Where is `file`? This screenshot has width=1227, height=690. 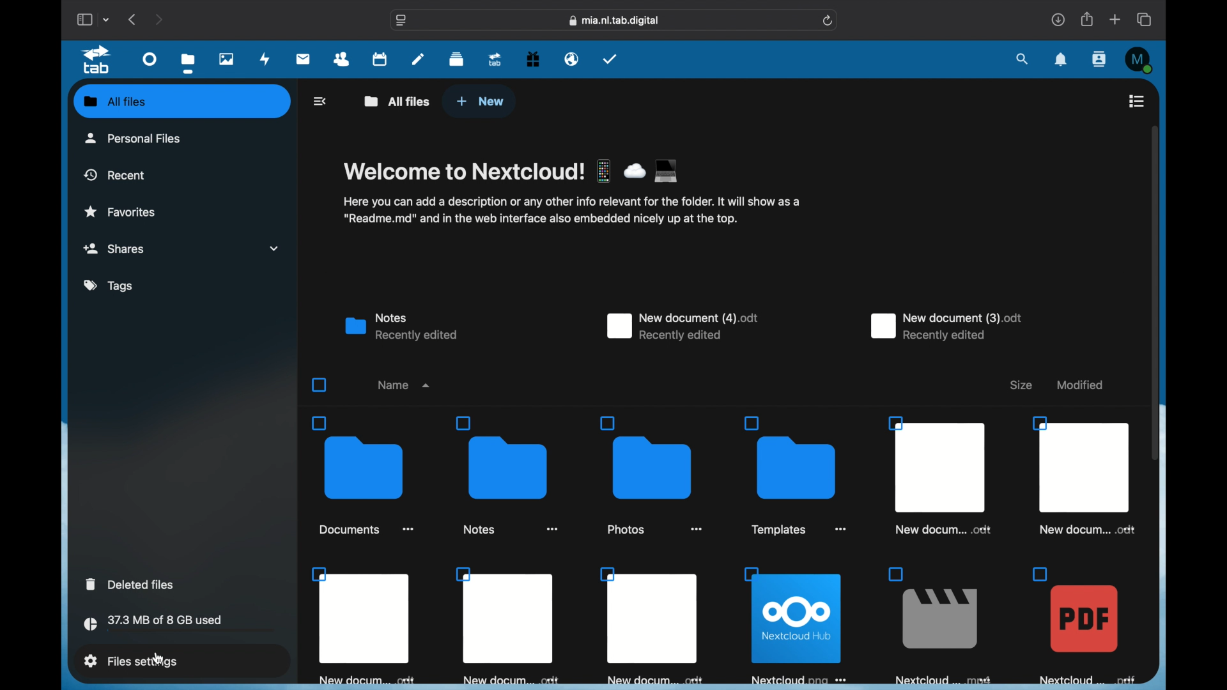 file is located at coordinates (507, 626).